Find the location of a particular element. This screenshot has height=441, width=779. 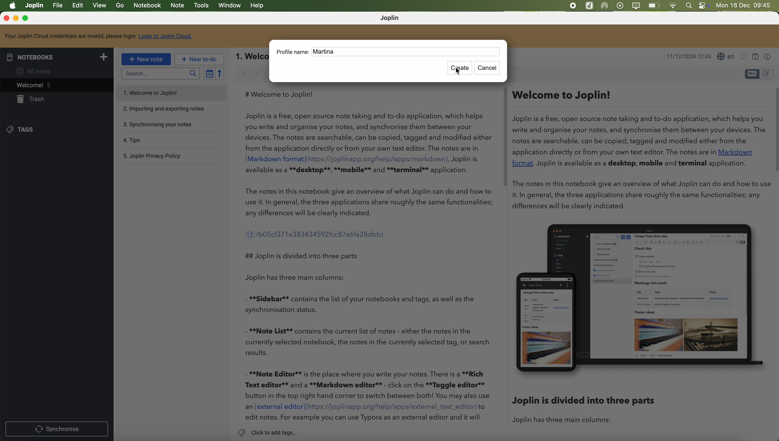

Martina is located at coordinates (326, 53).